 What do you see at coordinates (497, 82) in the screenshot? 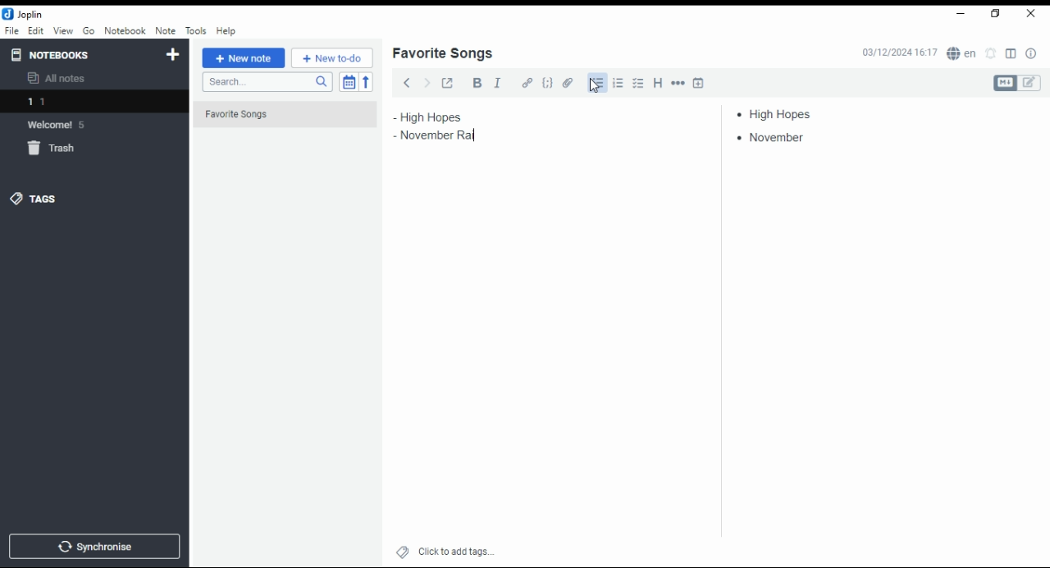
I see `italics` at bounding box center [497, 82].